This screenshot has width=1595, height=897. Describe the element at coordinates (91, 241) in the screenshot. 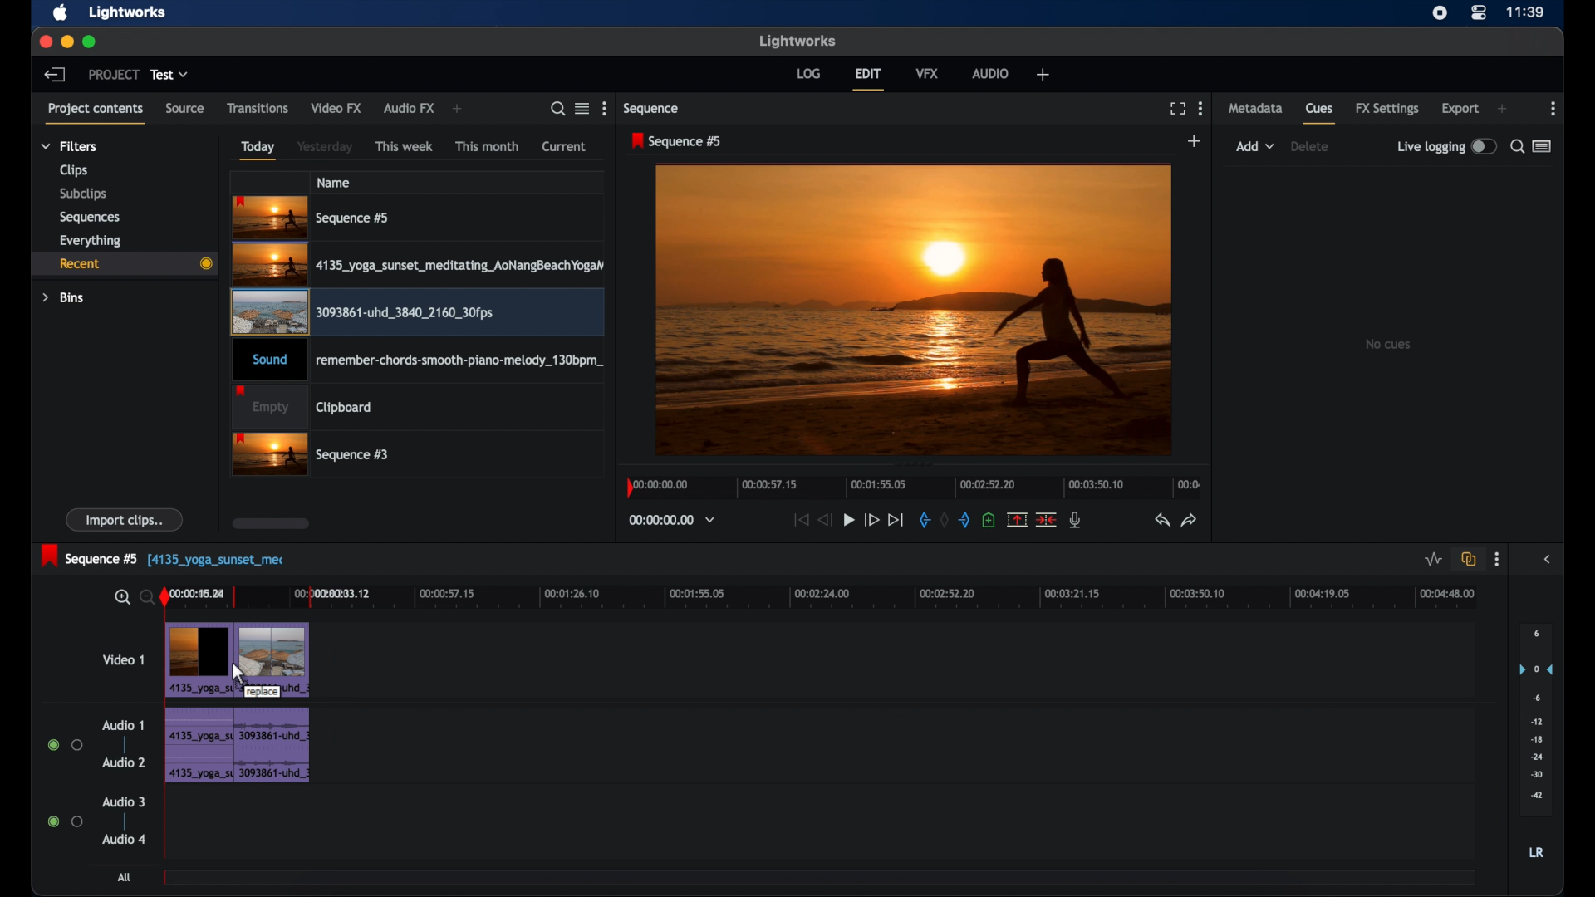

I see `everything` at that location.